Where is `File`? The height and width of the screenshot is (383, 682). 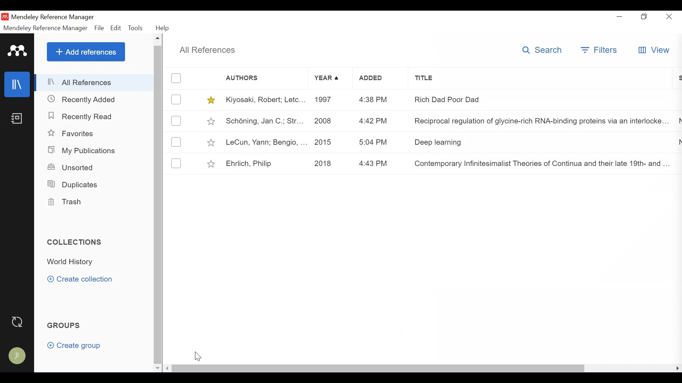
File is located at coordinates (99, 28).